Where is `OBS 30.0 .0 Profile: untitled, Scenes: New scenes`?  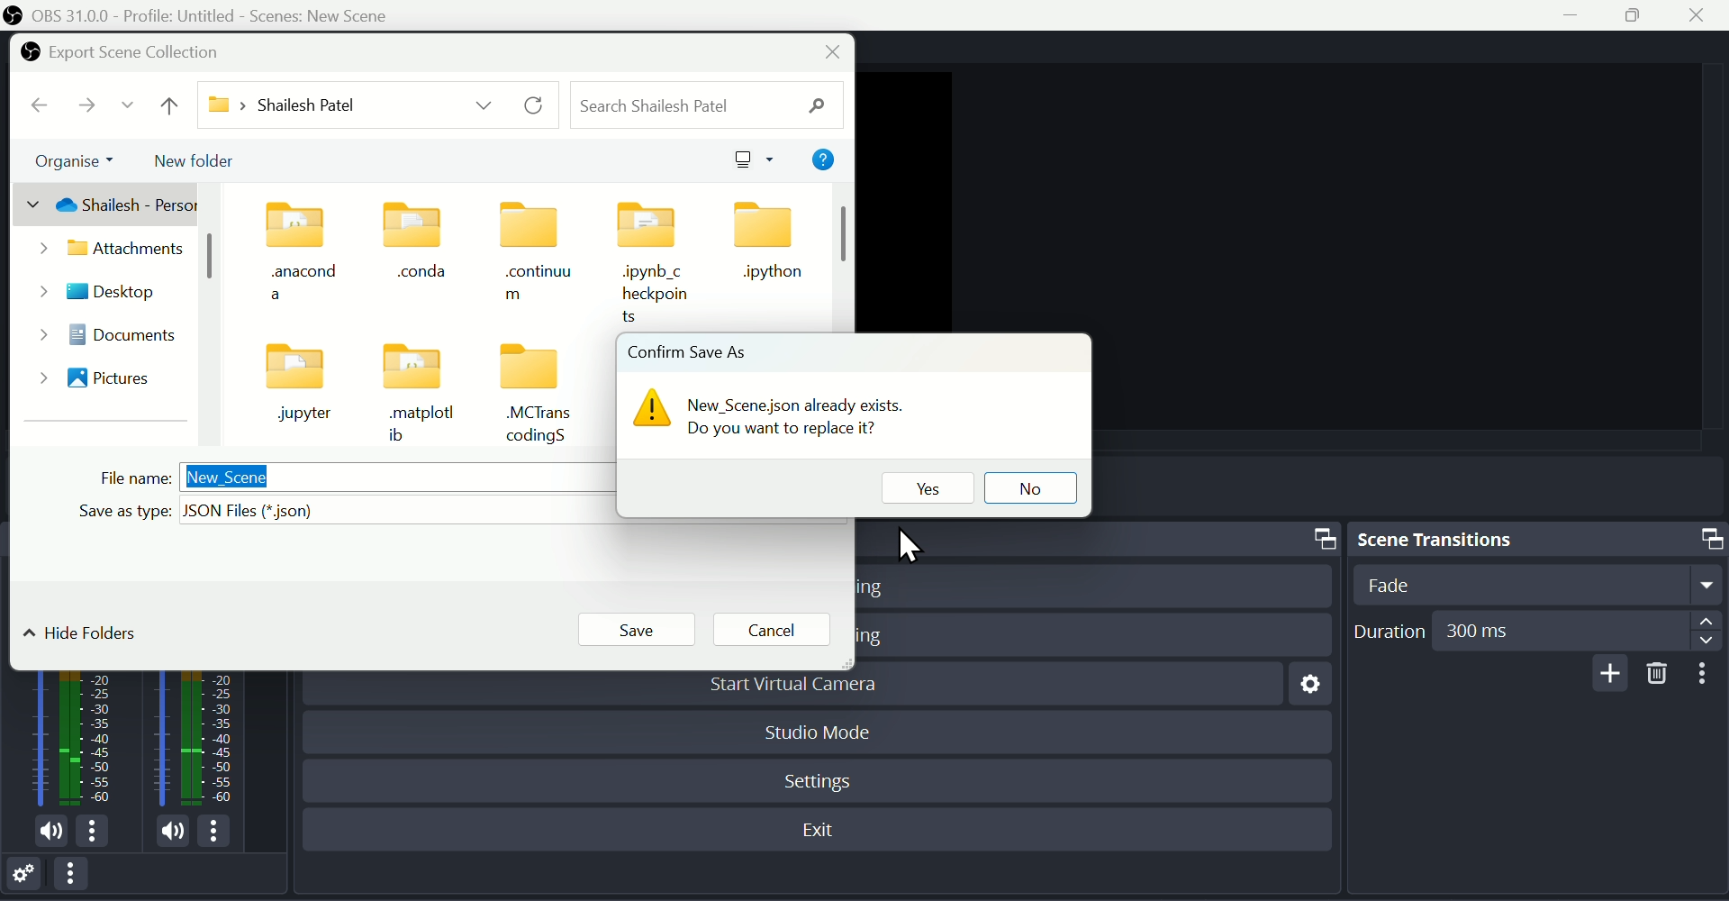 OBS 30.0 .0 Profile: untitled, Scenes: New scenes is located at coordinates (206, 14).